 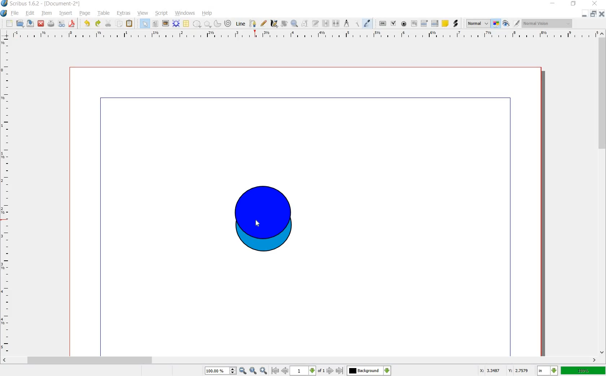 What do you see at coordinates (347, 24) in the screenshot?
I see `measurement` at bounding box center [347, 24].